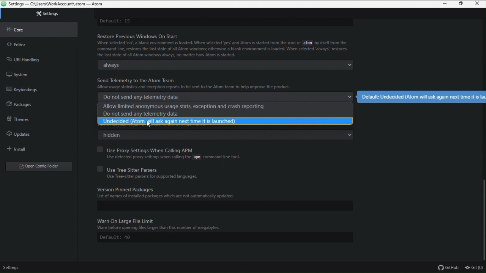 The width and height of the screenshot is (486, 273). Describe the element at coordinates (445, 5) in the screenshot. I see `minimise` at that location.